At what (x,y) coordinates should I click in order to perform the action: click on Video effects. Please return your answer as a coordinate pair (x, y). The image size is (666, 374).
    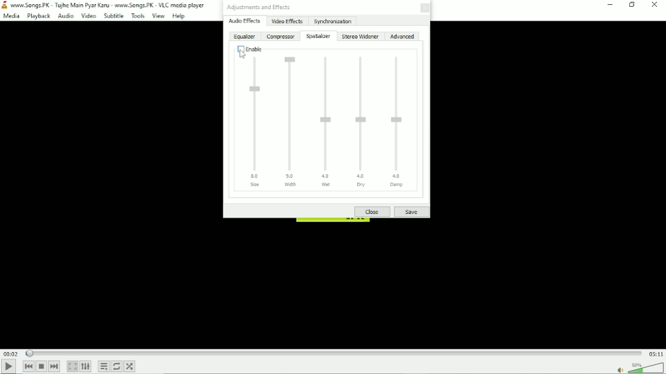
    Looking at the image, I should click on (287, 21).